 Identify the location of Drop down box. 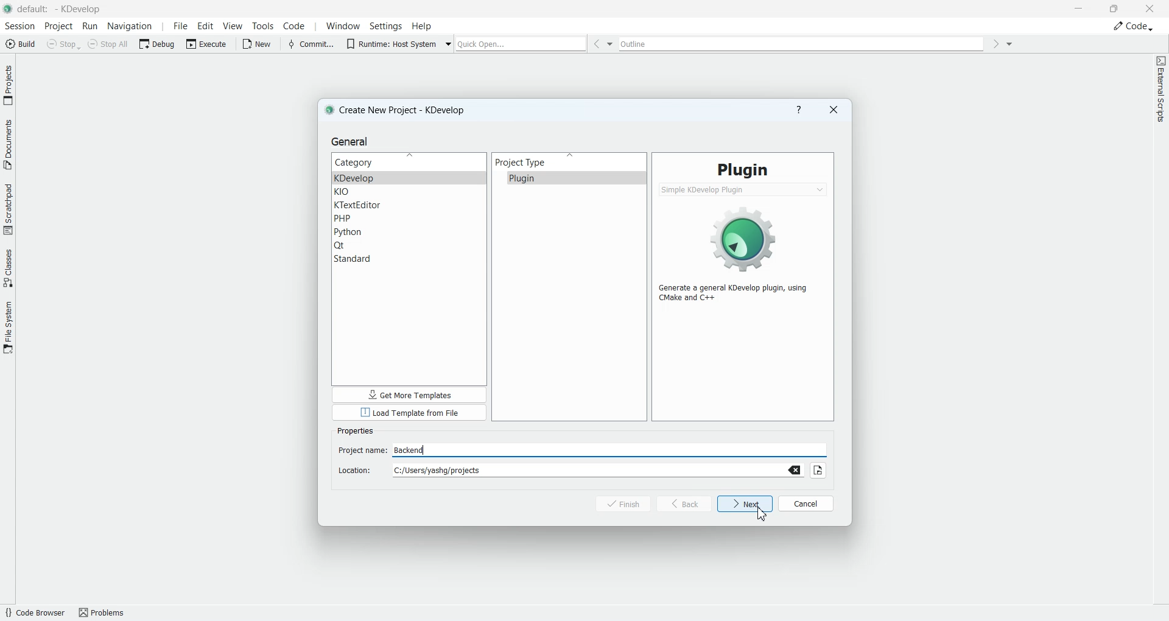
(1010, 43).